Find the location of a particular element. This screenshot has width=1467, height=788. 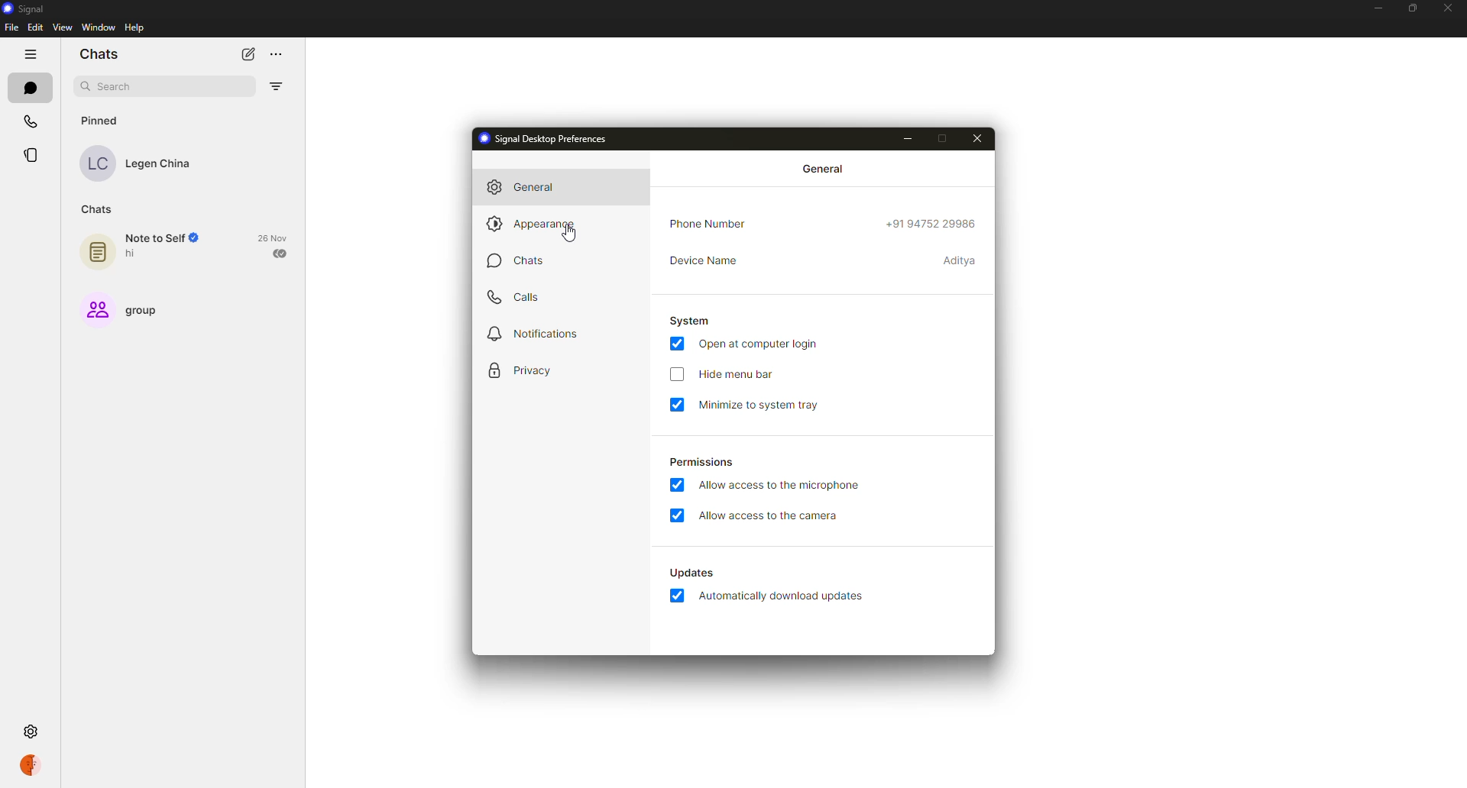

click to enable is located at coordinates (678, 373).